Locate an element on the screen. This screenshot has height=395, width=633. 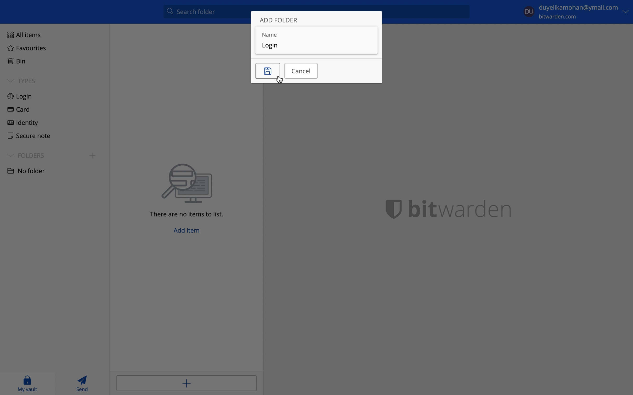
card is located at coordinates (17, 110).